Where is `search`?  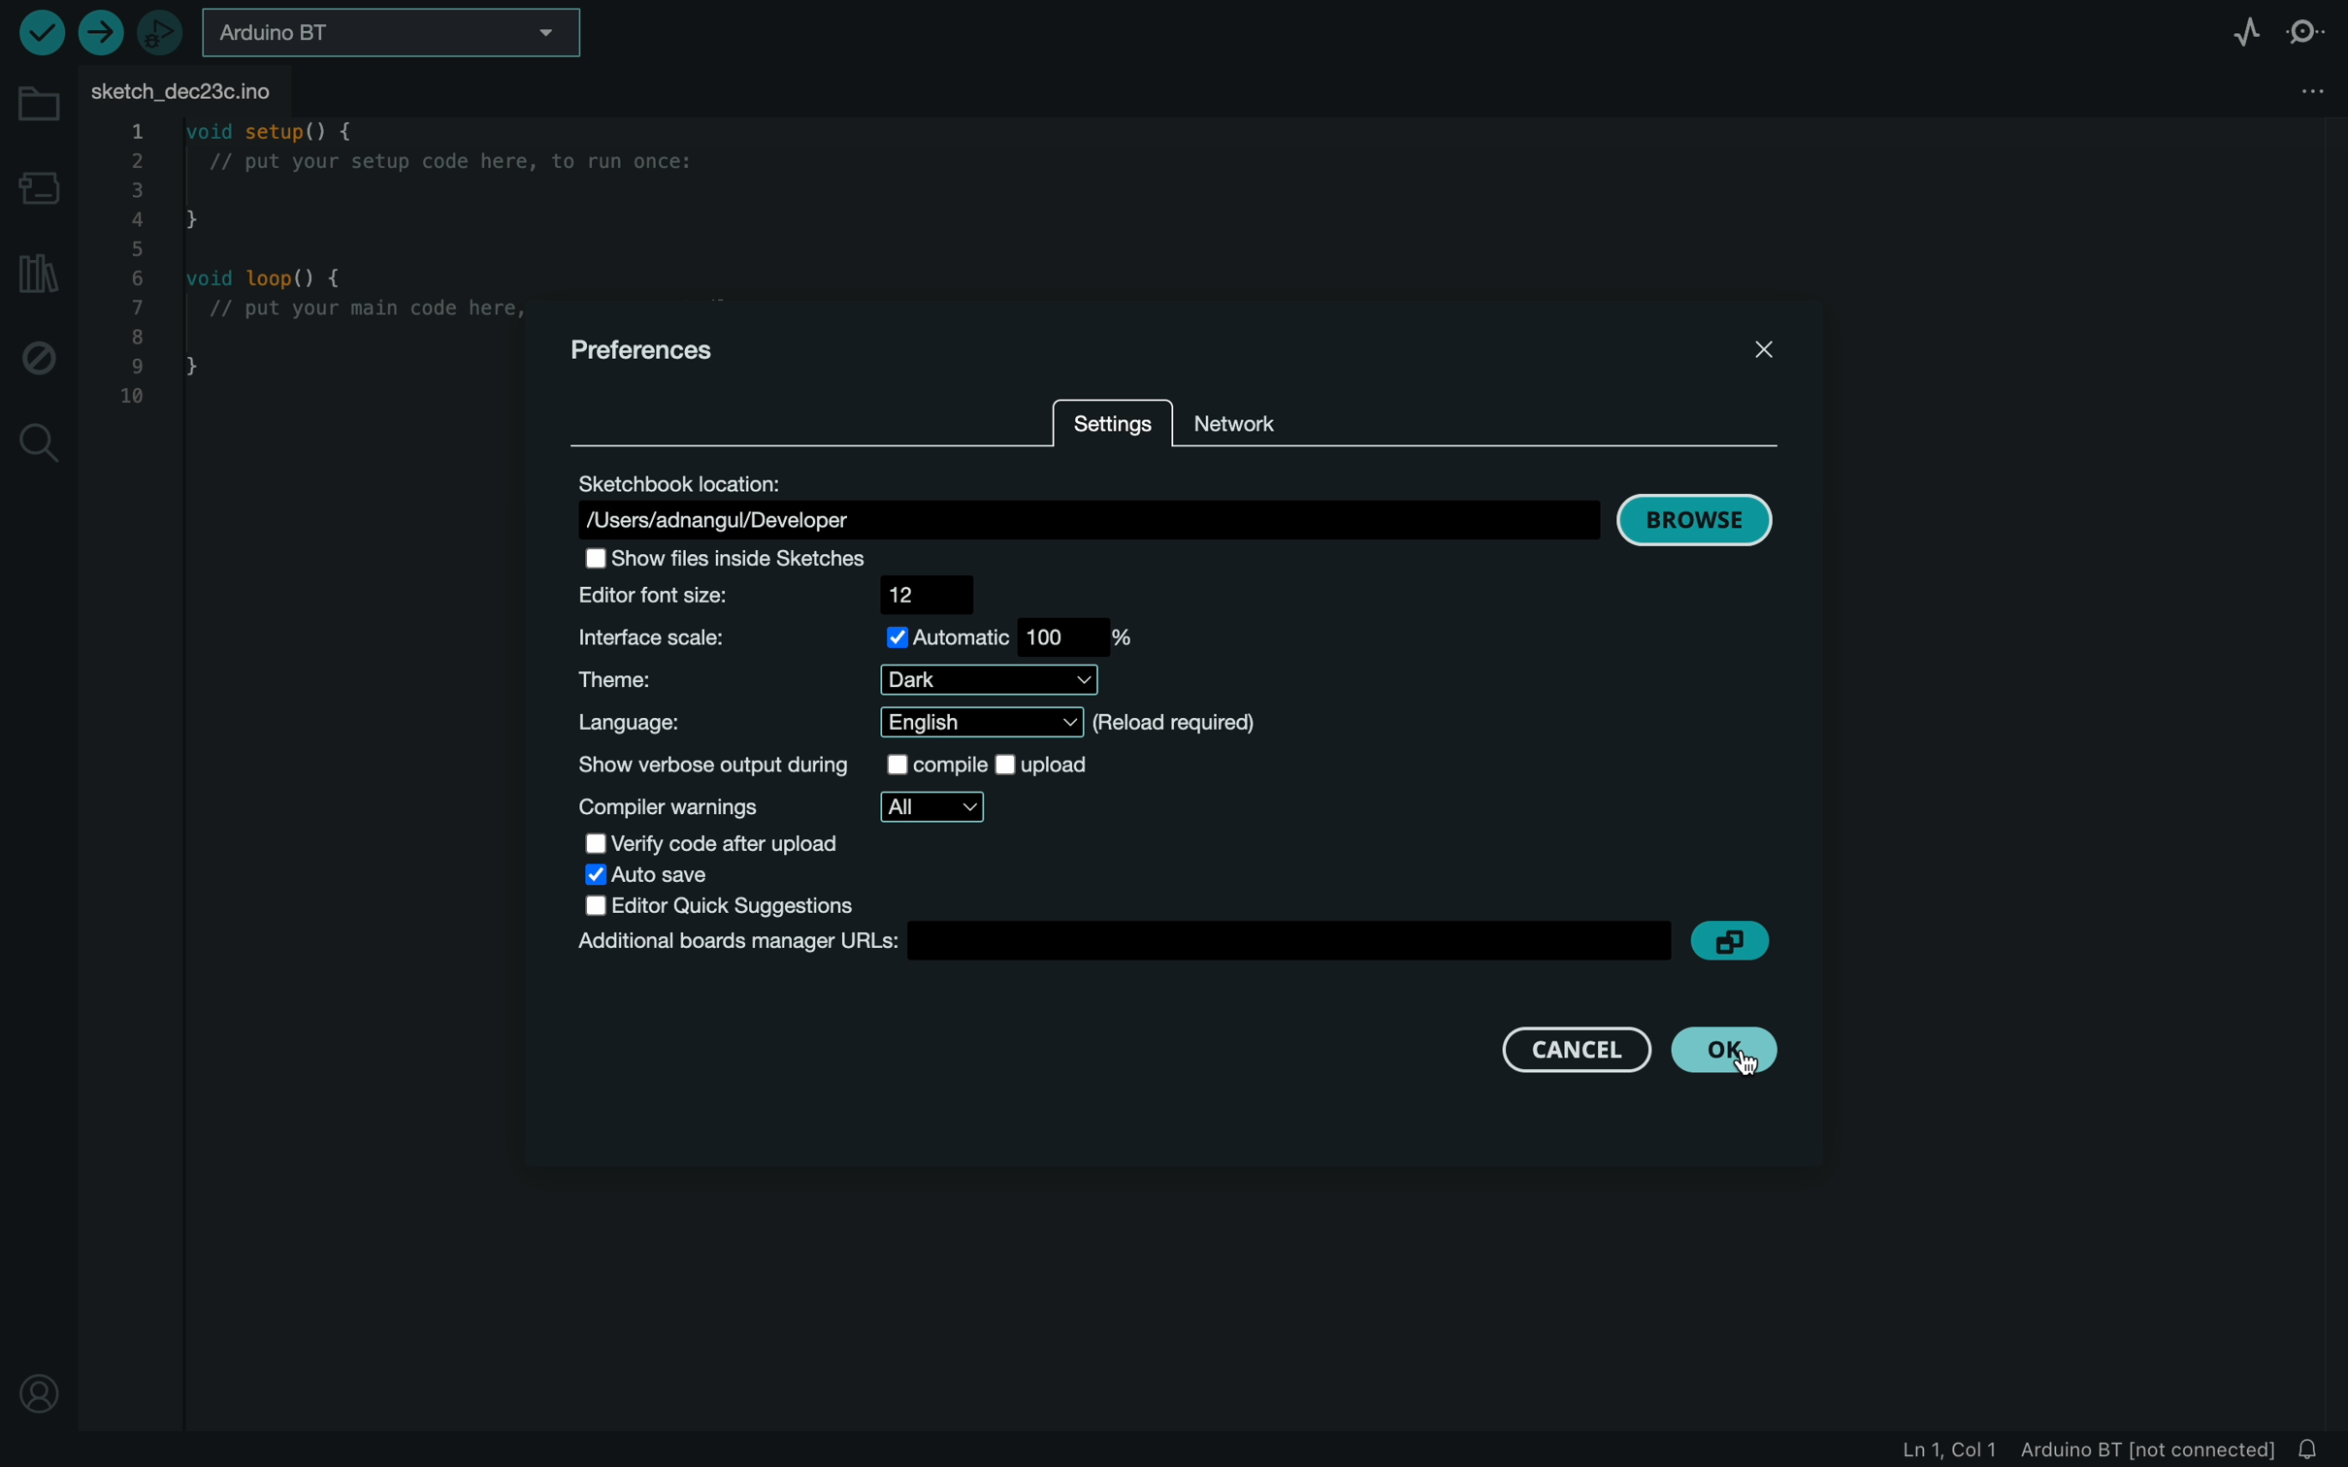 search is located at coordinates (40, 442).